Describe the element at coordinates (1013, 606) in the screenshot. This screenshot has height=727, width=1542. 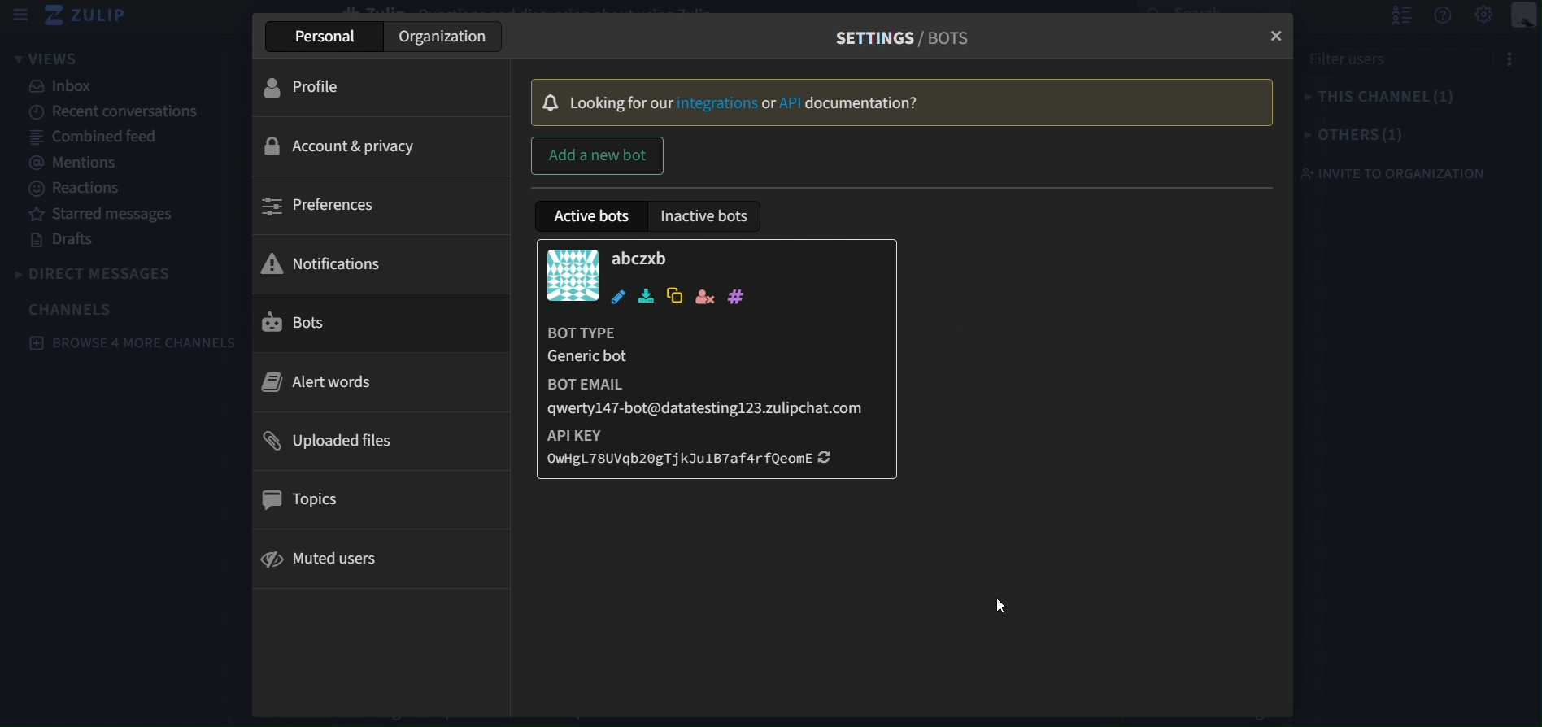
I see `cursor` at that location.